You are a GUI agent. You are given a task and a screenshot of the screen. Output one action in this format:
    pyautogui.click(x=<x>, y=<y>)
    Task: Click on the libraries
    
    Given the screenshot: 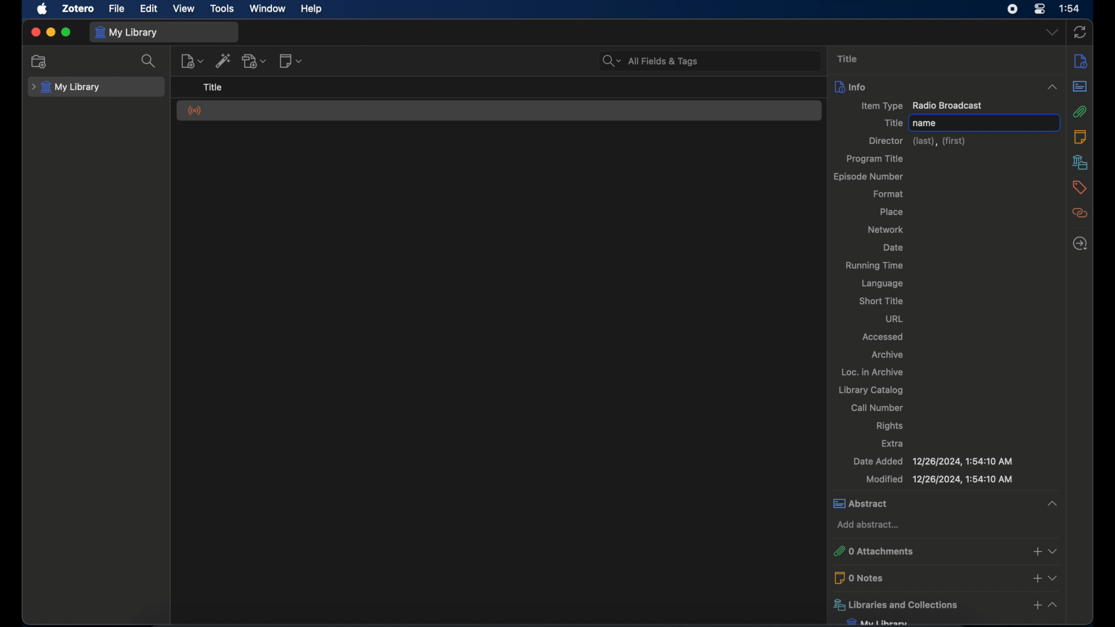 What is the action you would take?
    pyautogui.click(x=1080, y=162)
    